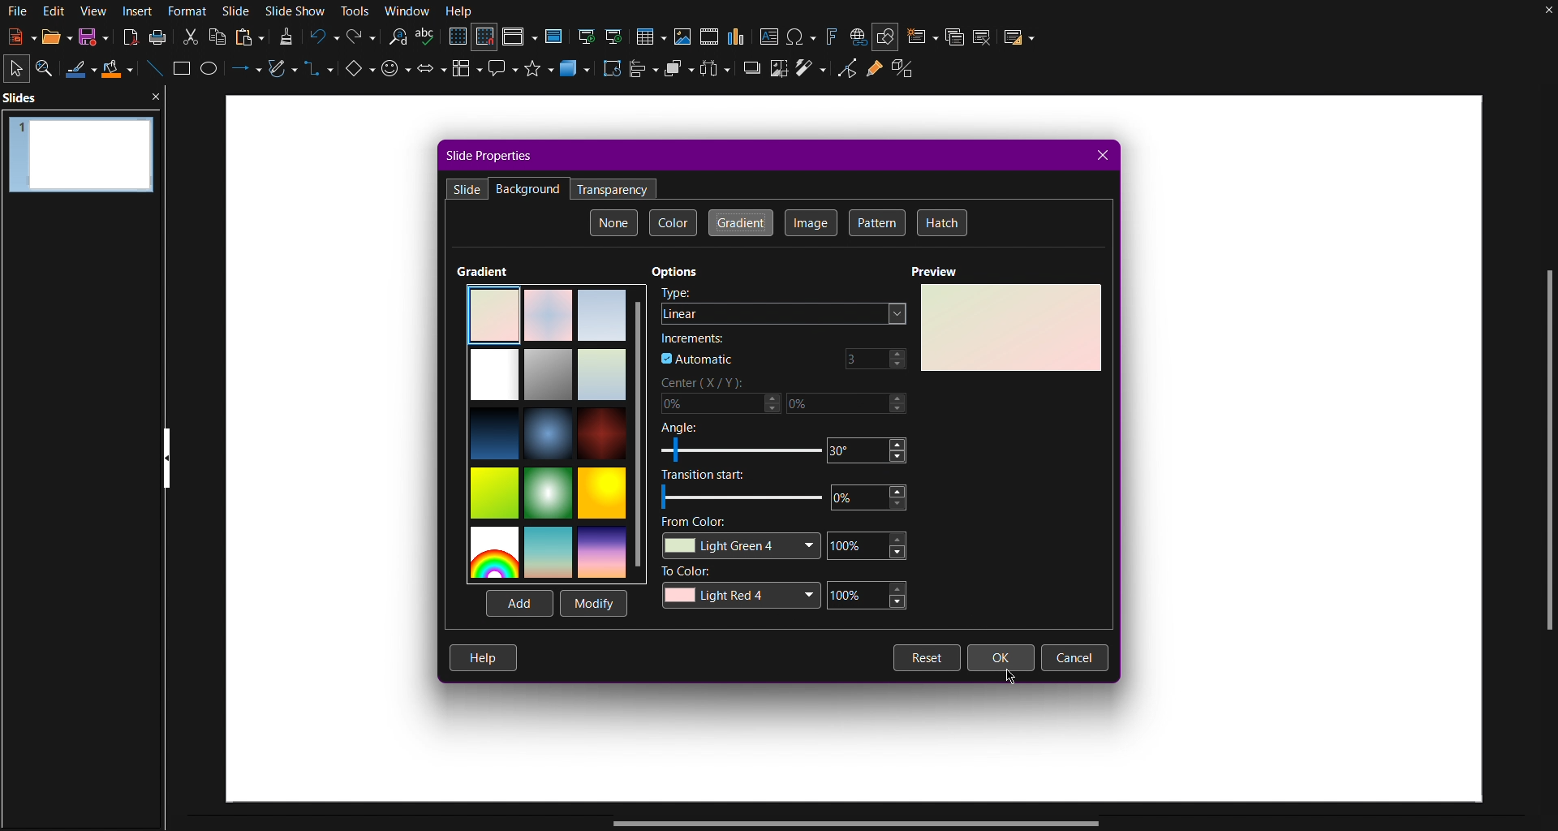 The height and width of the screenshot is (831, 1558). I want to click on Automatic, so click(697, 360).